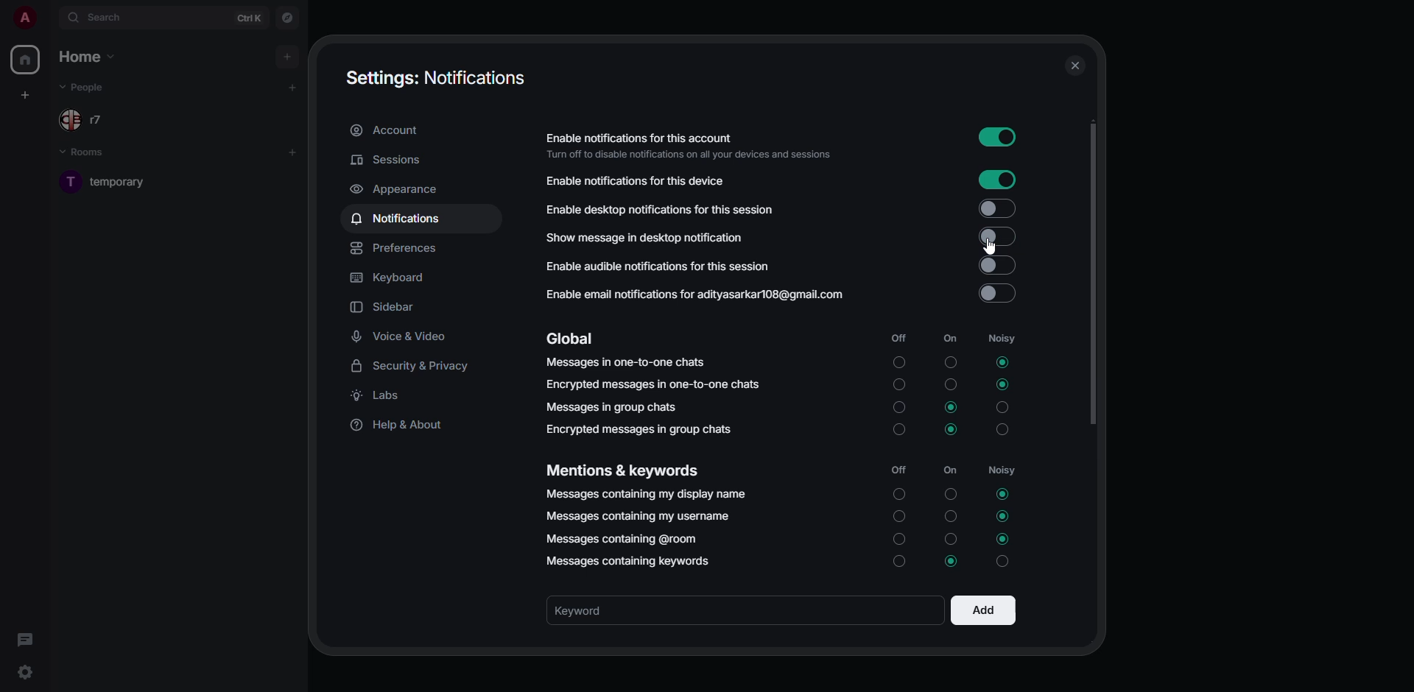 The height and width of the screenshot is (692, 1414). Describe the element at coordinates (898, 495) in the screenshot. I see `Off Unselected` at that location.